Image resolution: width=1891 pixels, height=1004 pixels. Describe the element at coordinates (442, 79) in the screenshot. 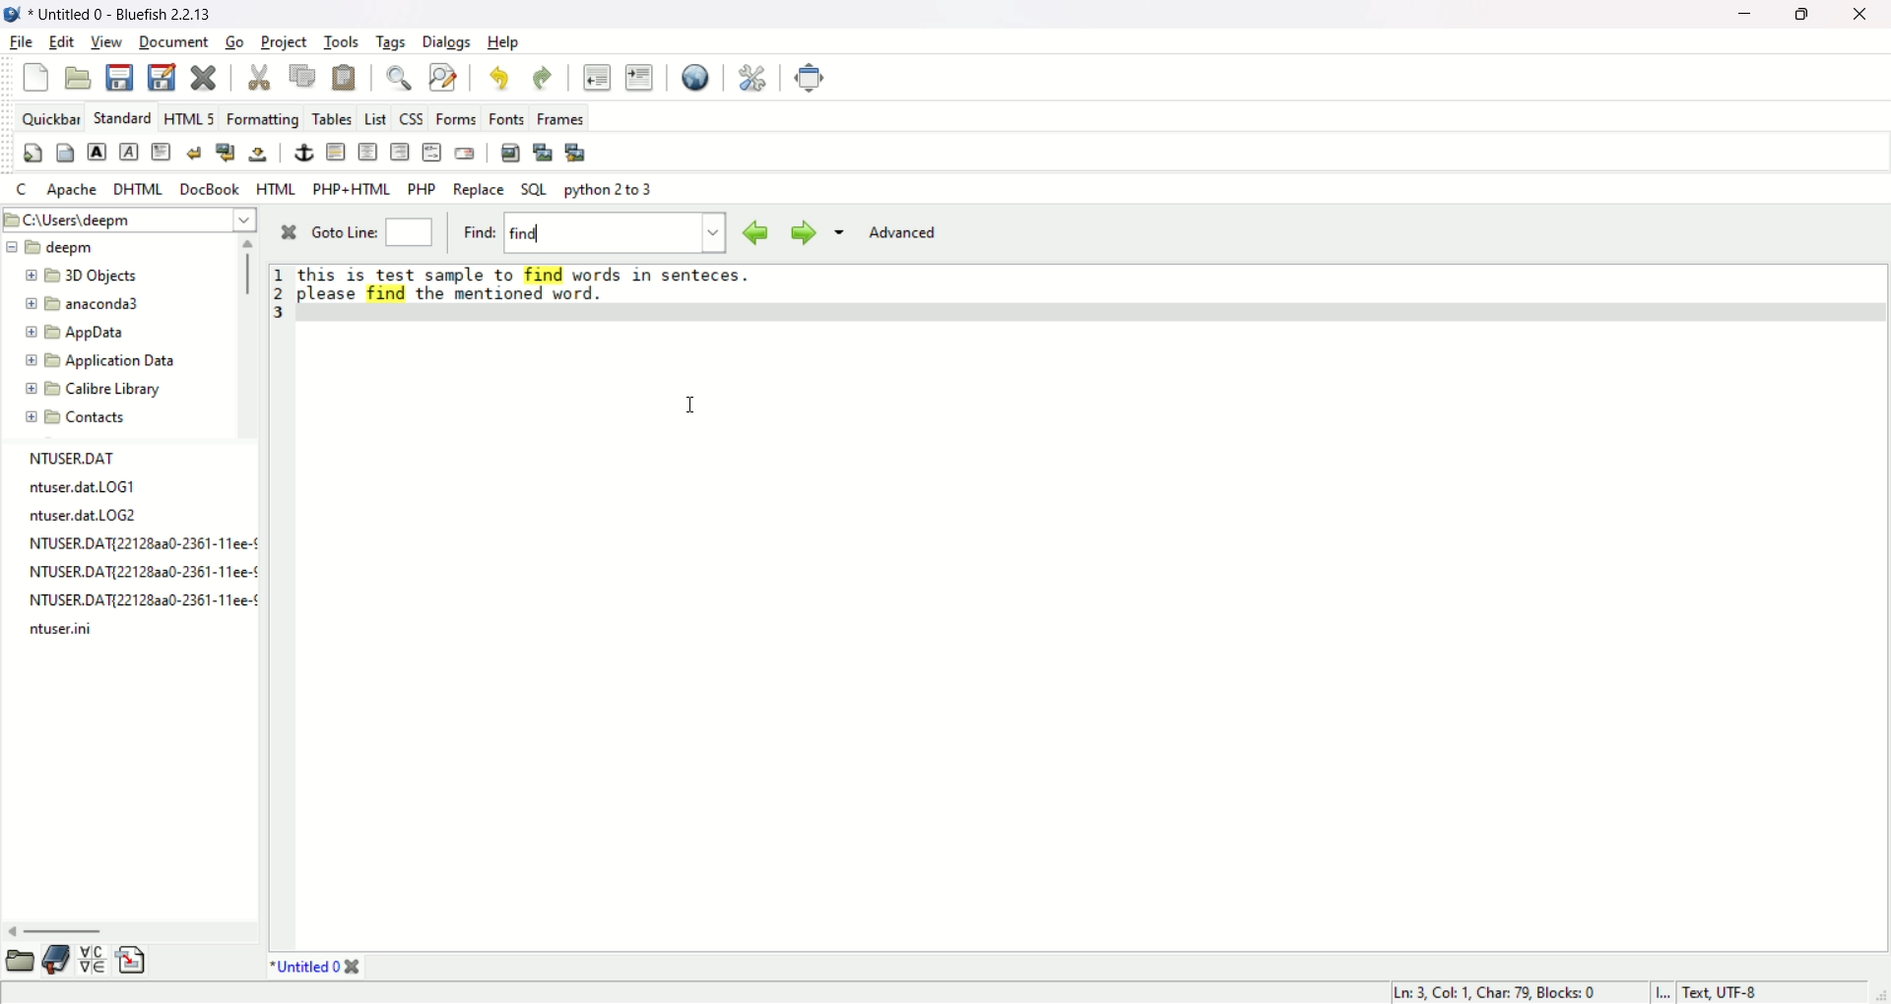

I see `find and replace` at that location.